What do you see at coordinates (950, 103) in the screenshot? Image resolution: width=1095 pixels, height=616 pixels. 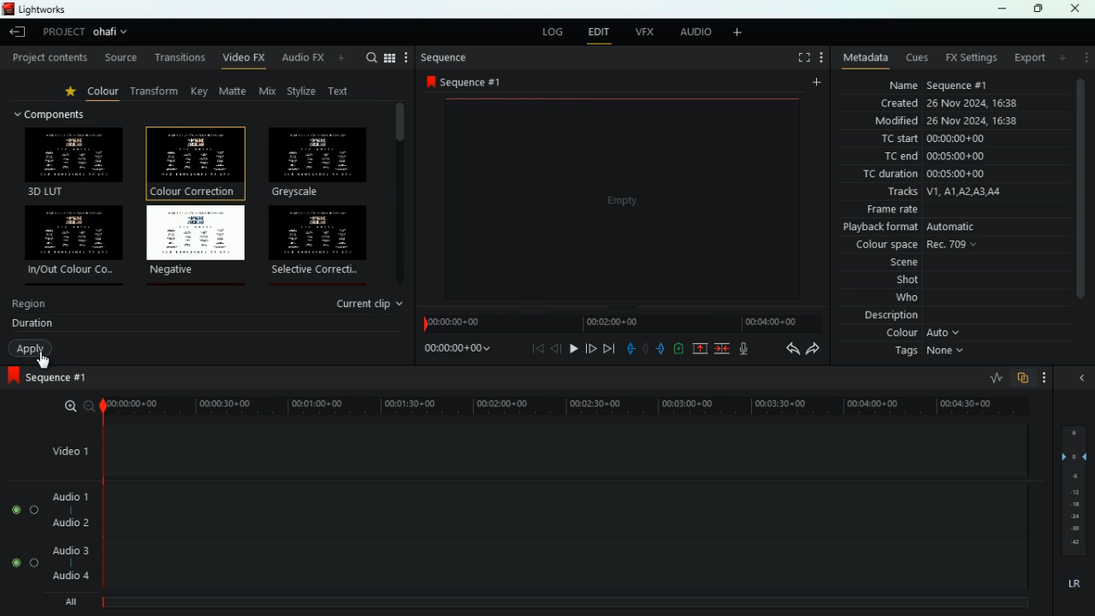 I see `created` at bounding box center [950, 103].